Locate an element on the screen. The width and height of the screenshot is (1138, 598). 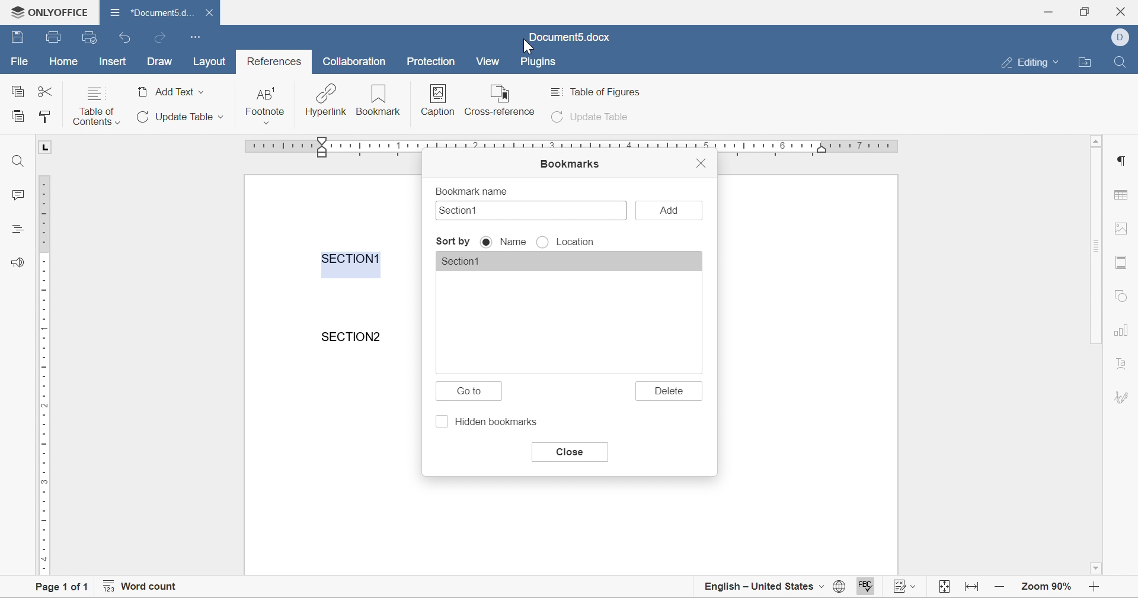
insert is located at coordinates (111, 61).